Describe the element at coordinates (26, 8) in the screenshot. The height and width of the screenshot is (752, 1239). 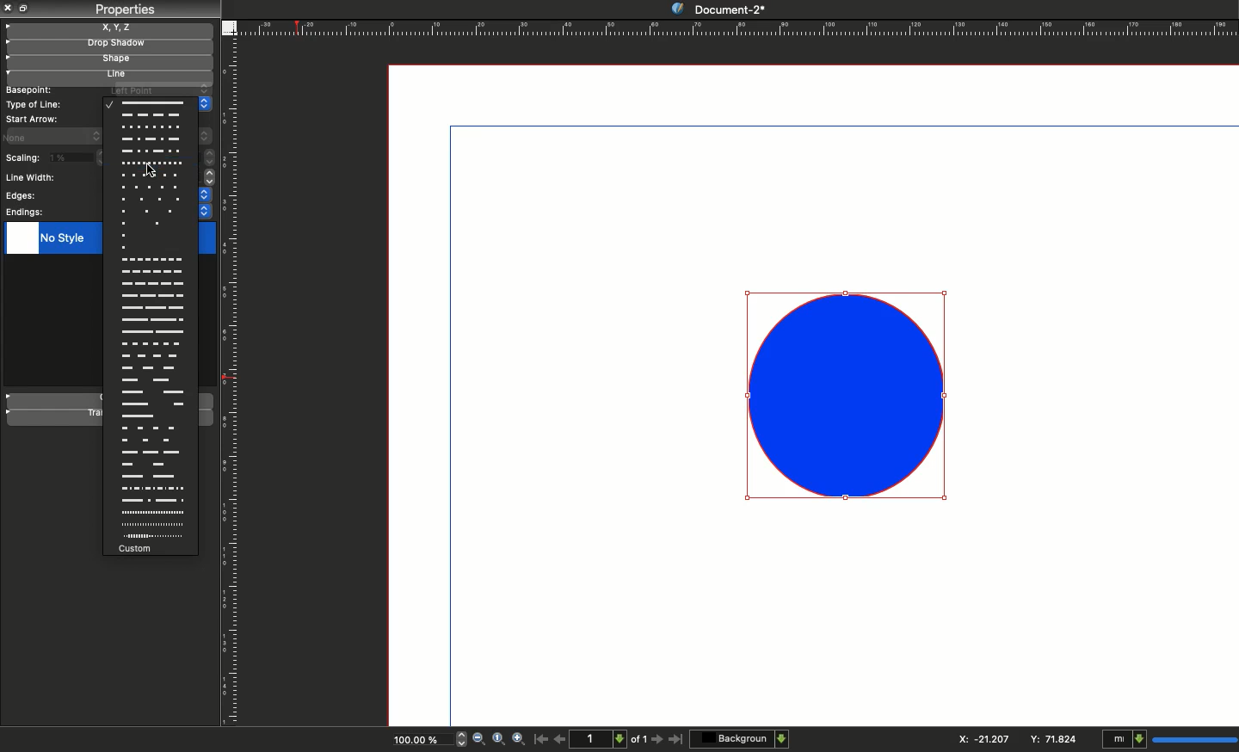
I see `Collapse` at that location.